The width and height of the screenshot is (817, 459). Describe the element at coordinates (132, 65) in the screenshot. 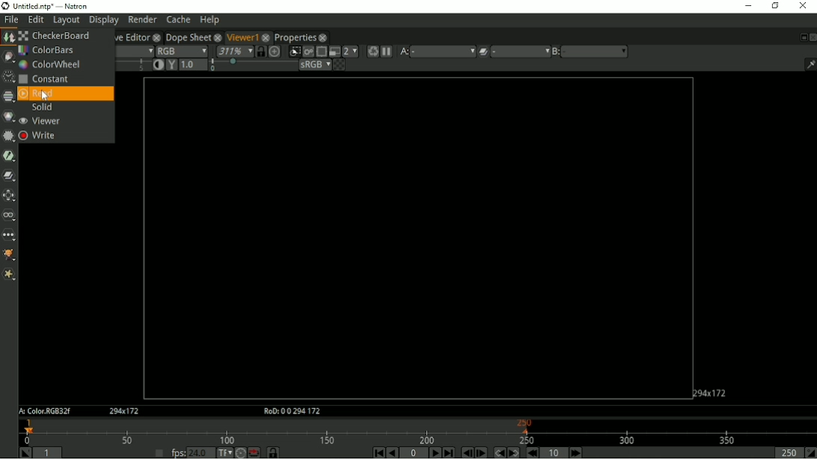

I see `selection bar` at that location.